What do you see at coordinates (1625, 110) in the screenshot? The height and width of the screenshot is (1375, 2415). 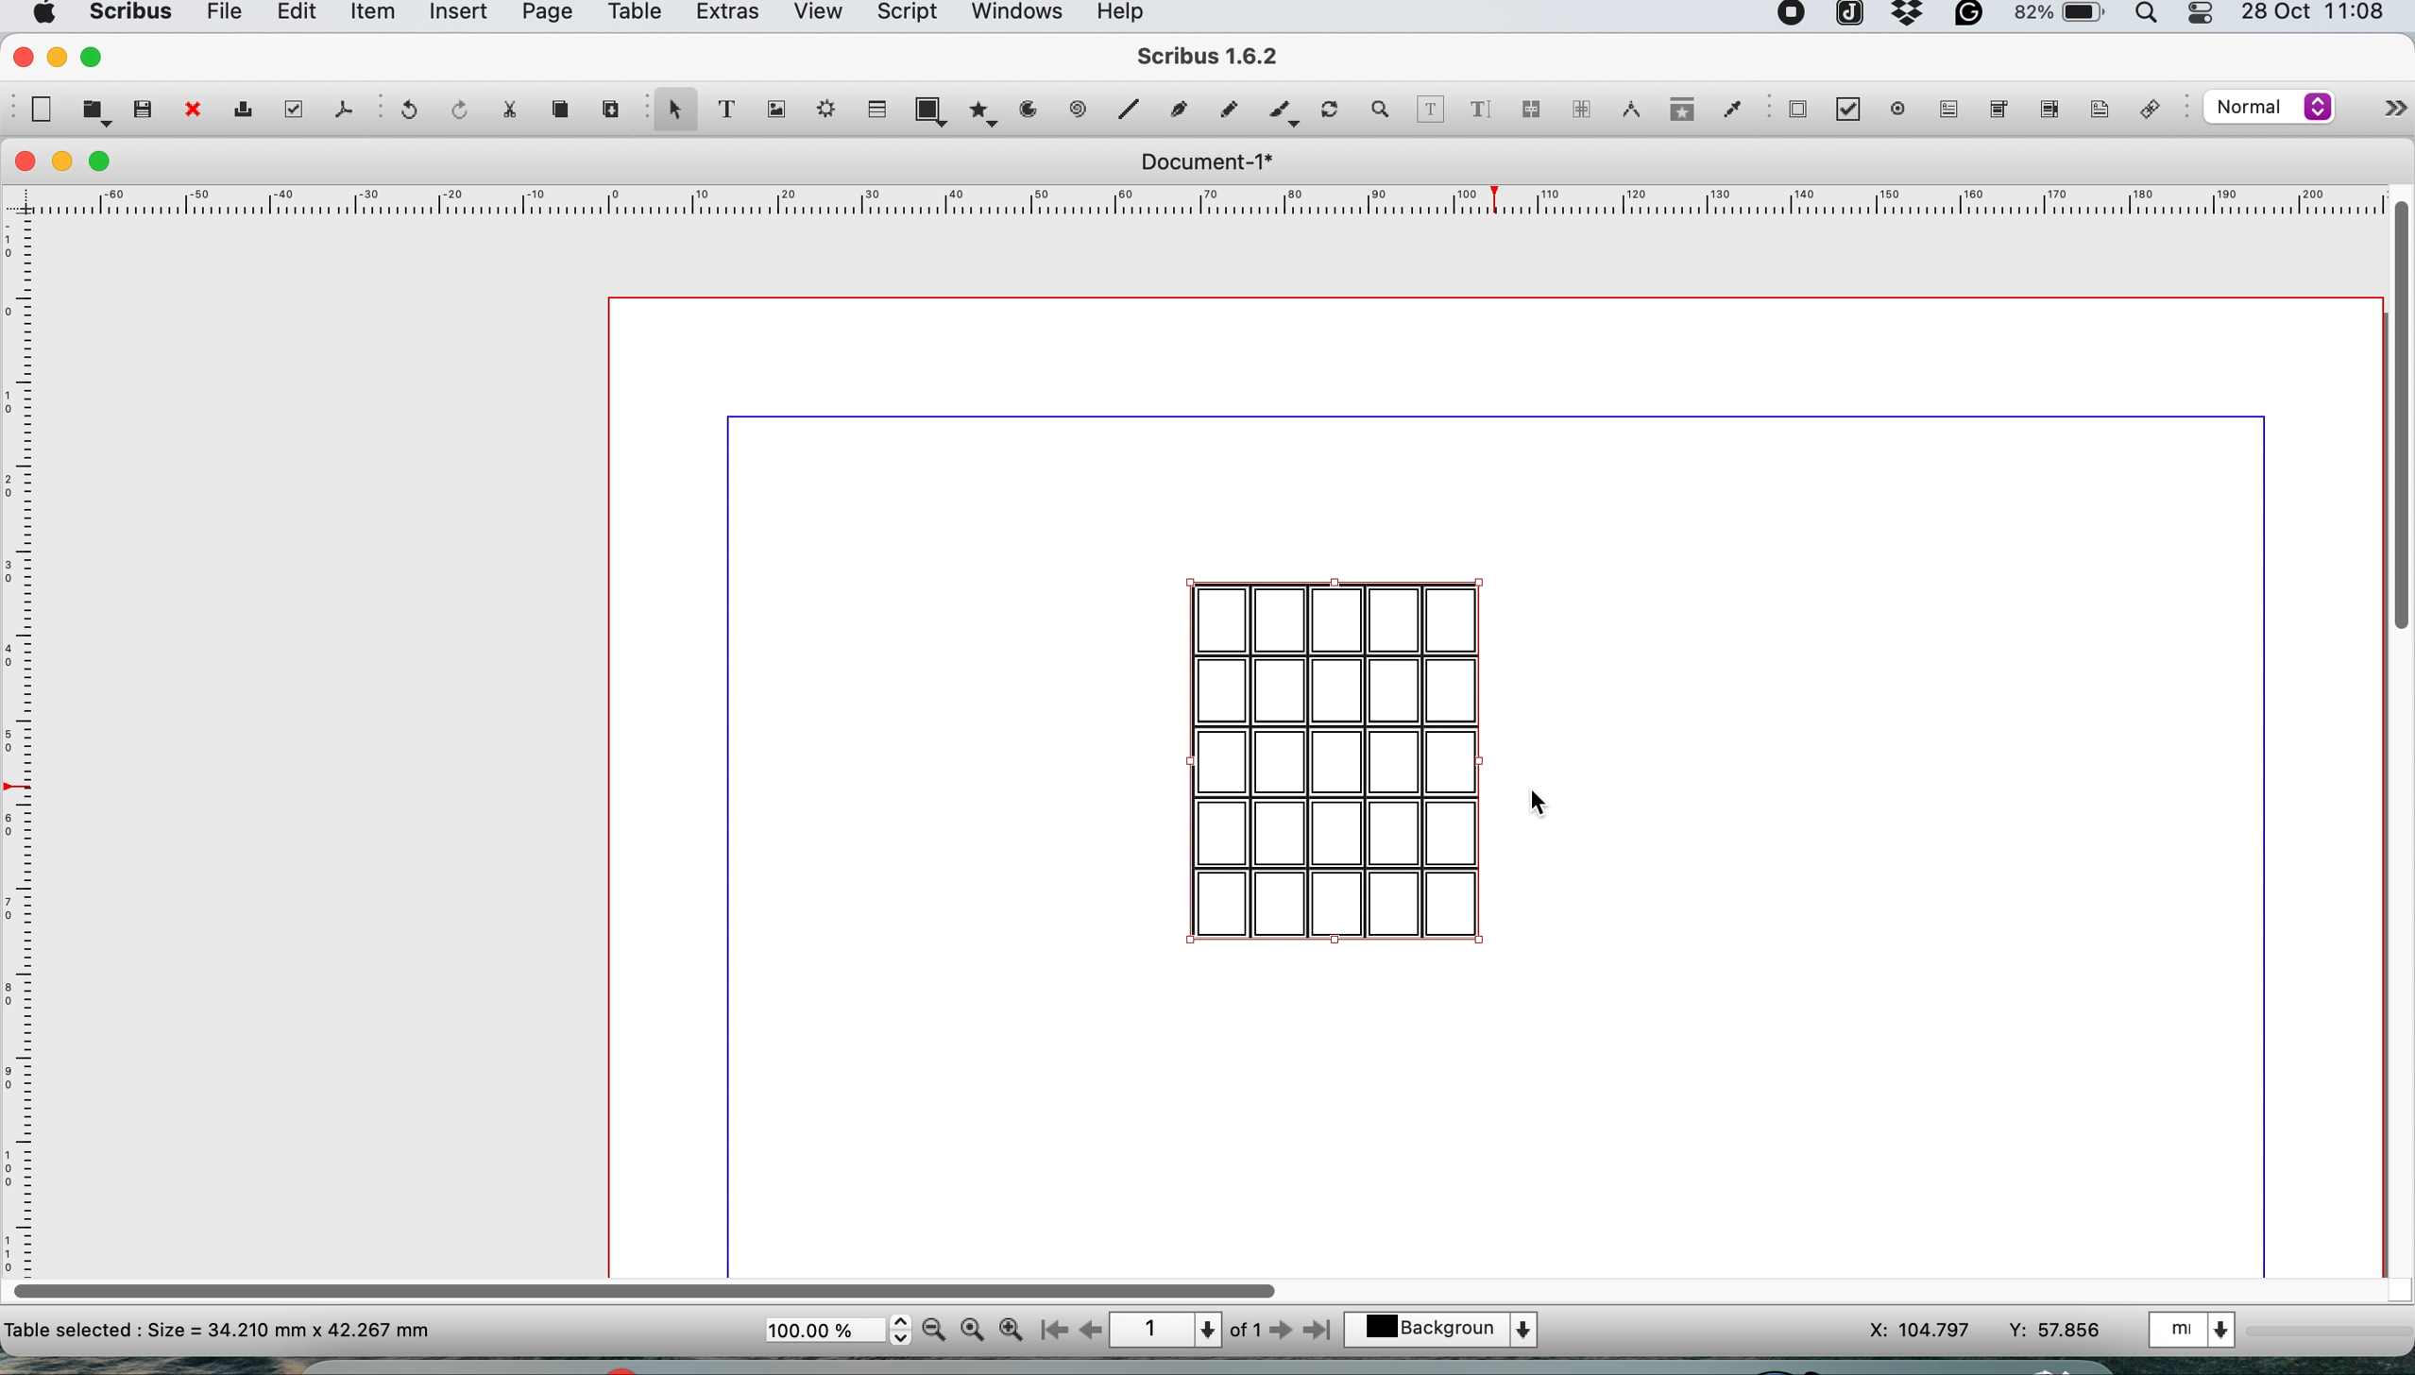 I see `measurements` at bounding box center [1625, 110].